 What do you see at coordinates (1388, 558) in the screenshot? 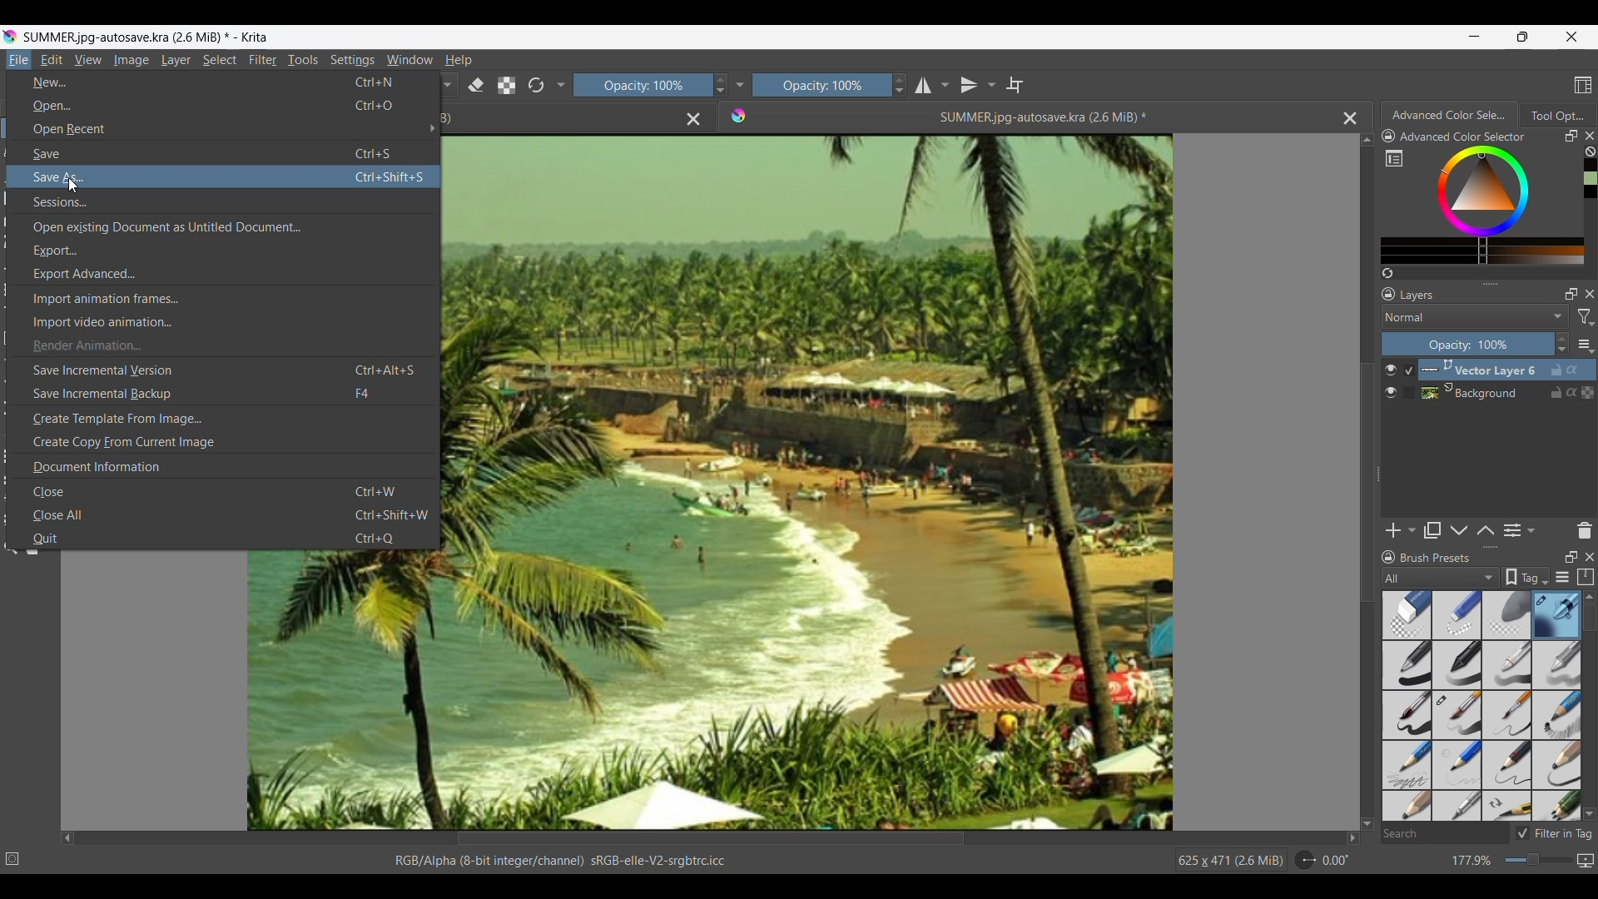
I see `Lock Brush presets panel` at bounding box center [1388, 558].